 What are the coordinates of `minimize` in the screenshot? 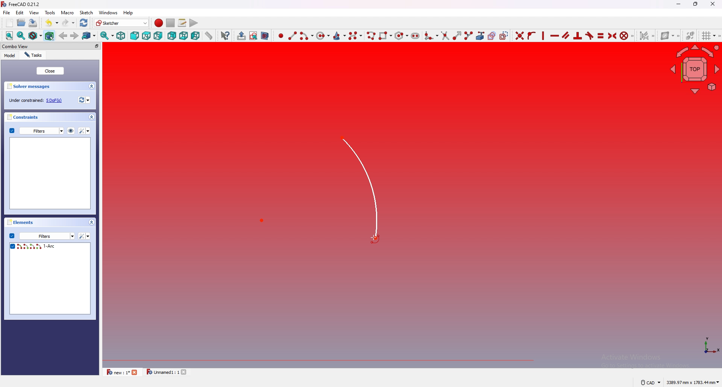 It's located at (678, 4).